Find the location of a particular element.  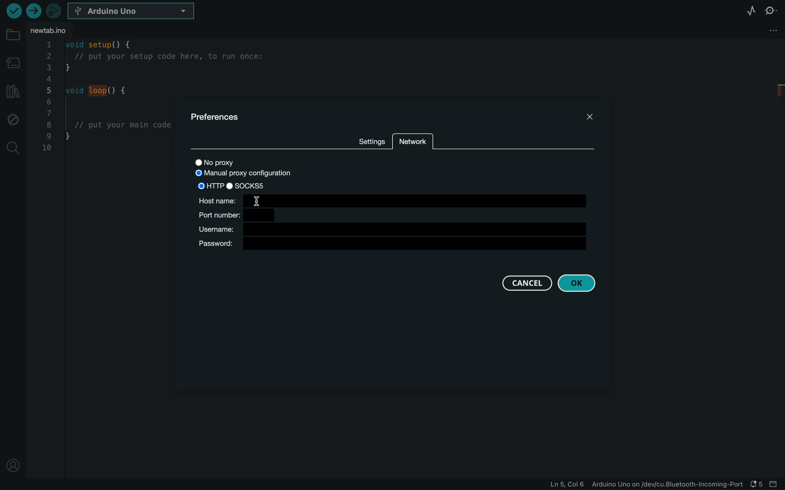

cancel is located at coordinates (523, 283).